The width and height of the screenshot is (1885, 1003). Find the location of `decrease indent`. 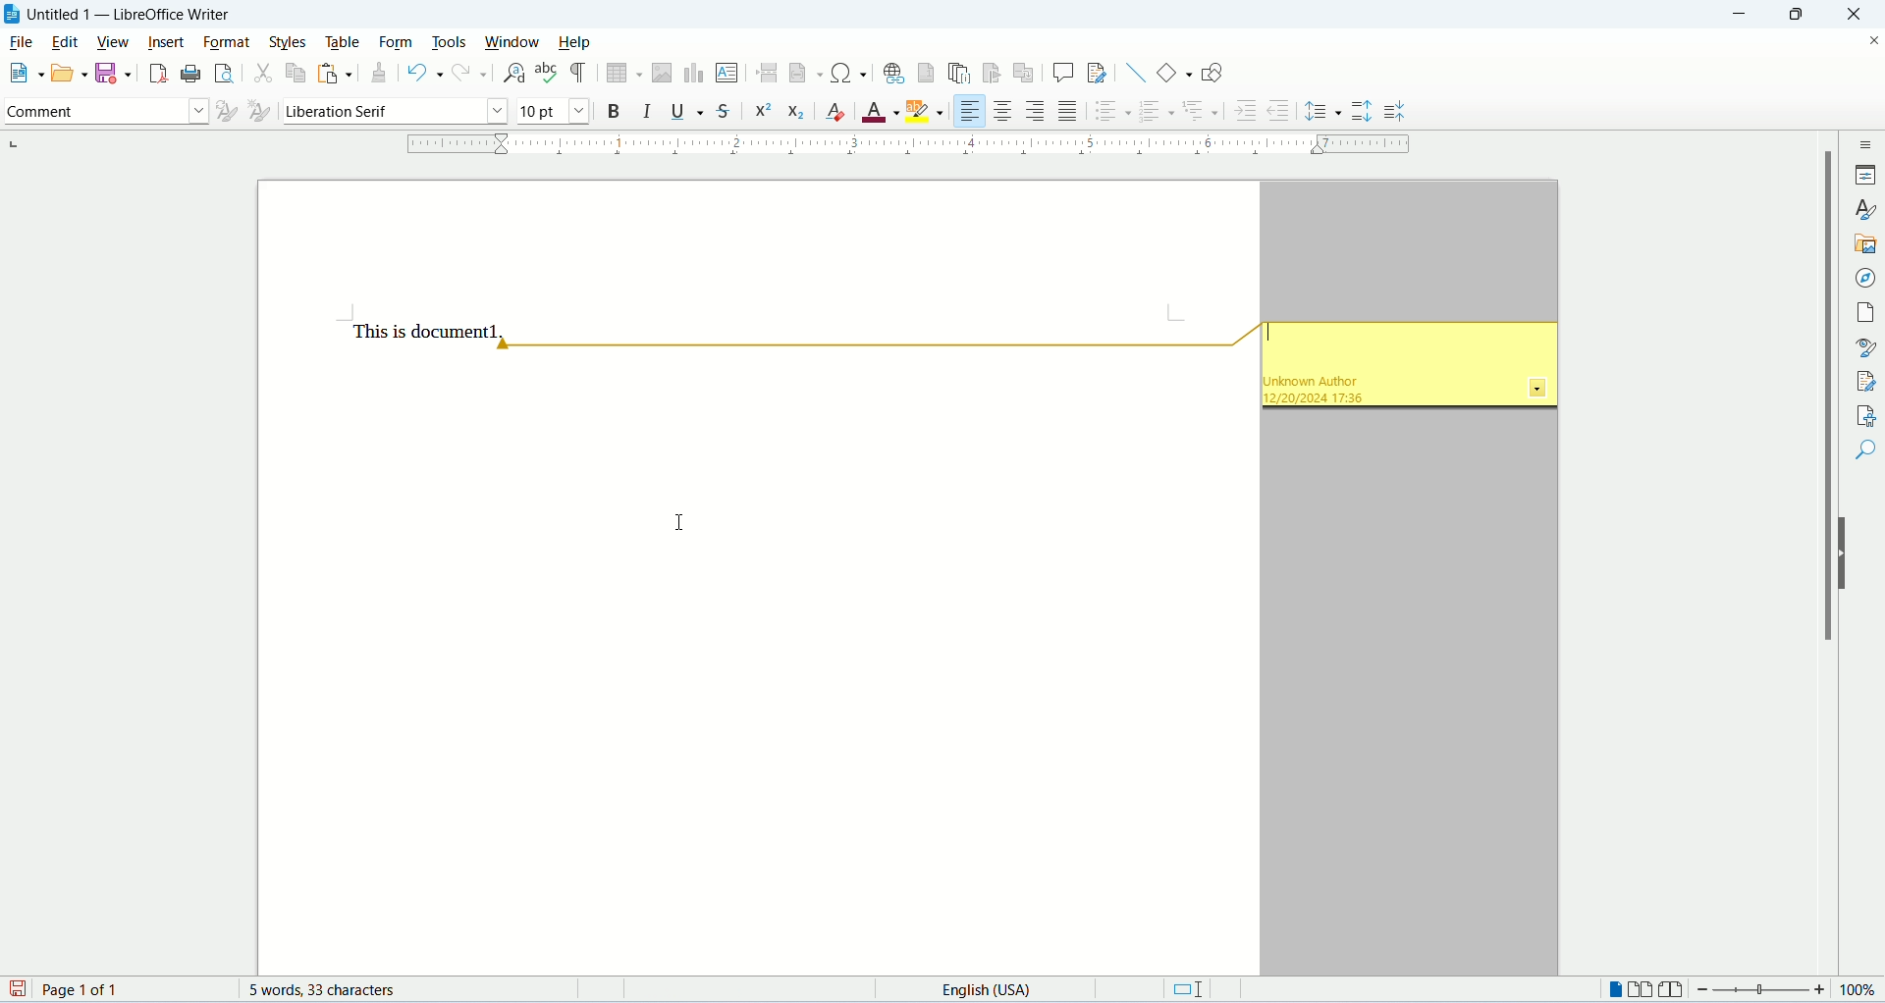

decrease indent is located at coordinates (1284, 110).